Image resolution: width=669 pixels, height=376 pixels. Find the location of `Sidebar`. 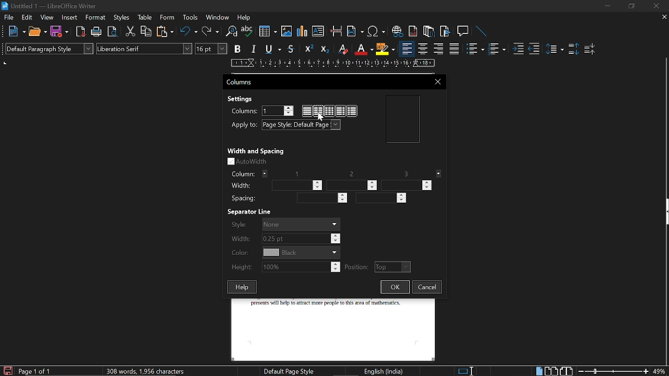

Sidebar is located at coordinates (665, 213).